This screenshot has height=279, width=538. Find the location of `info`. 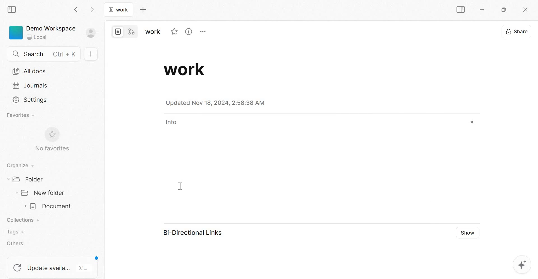

info is located at coordinates (176, 122).